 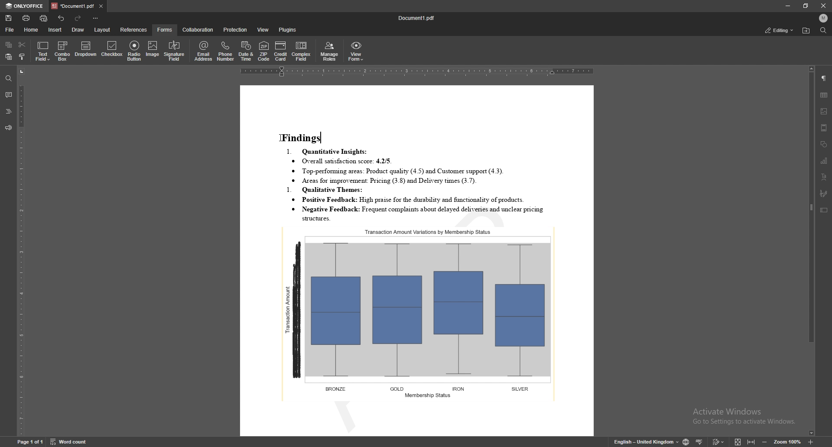 I want to click on chart, so click(x=824, y=161).